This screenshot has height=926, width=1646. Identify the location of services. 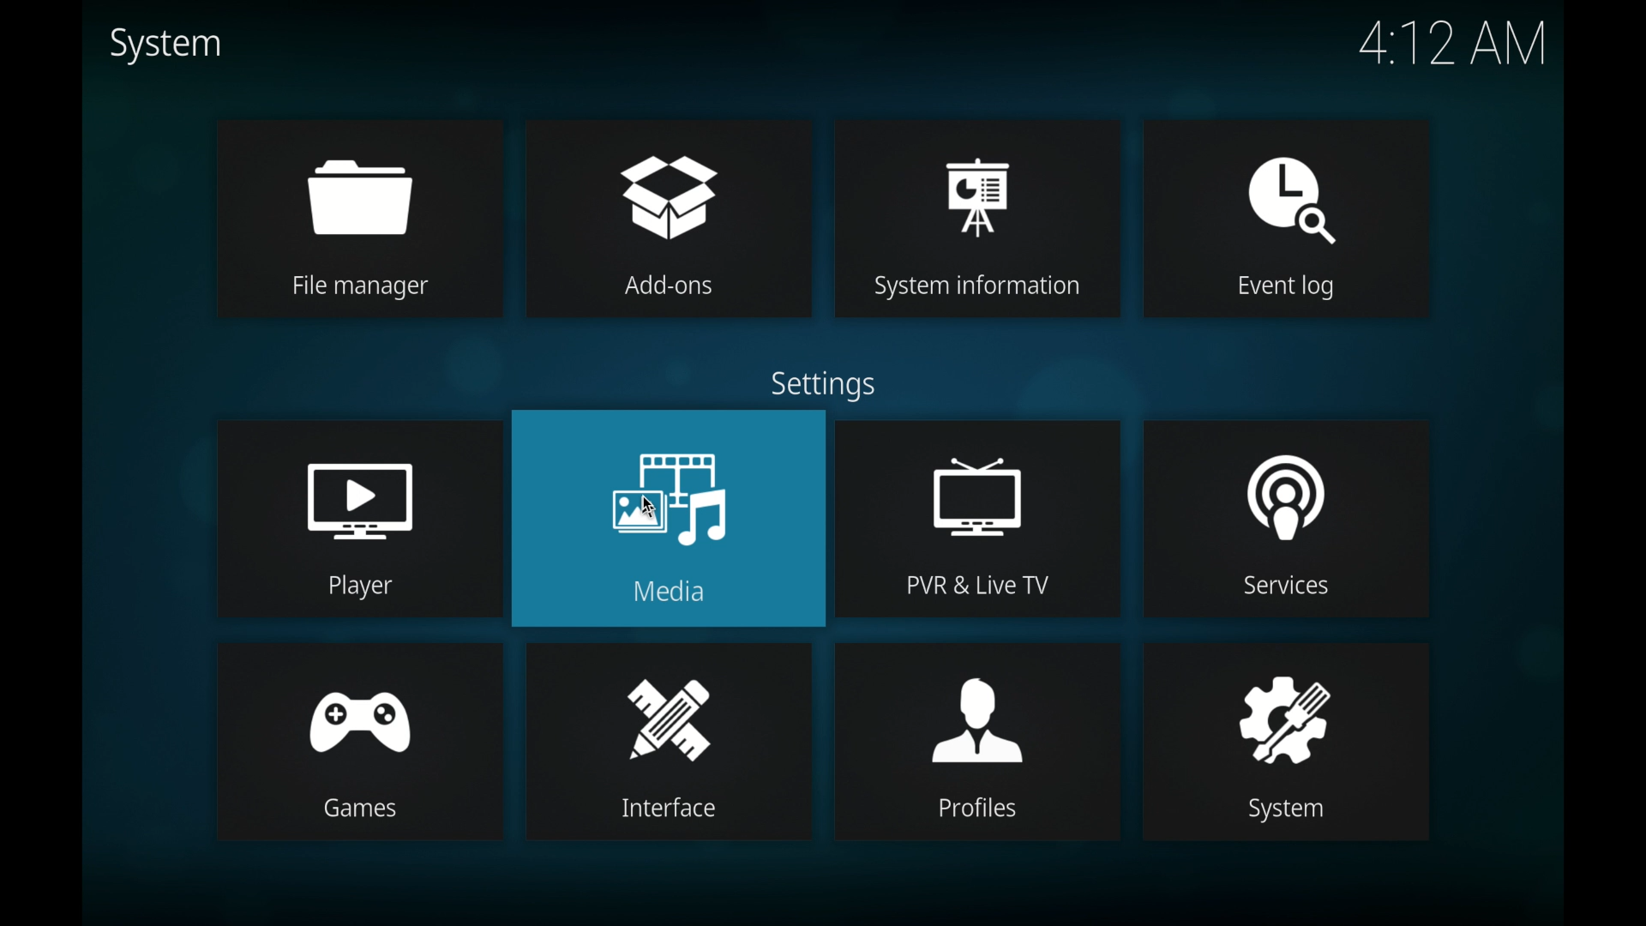
(1287, 484).